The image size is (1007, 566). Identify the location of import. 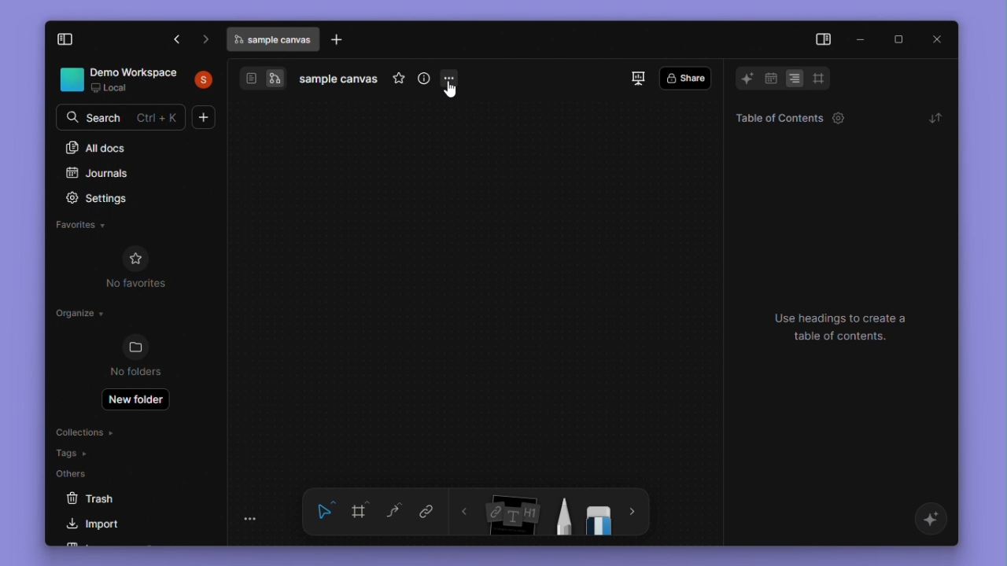
(100, 526).